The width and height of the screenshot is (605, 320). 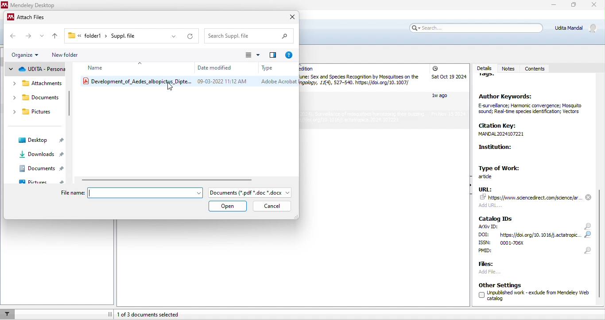 I want to click on tags, so click(x=490, y=78).